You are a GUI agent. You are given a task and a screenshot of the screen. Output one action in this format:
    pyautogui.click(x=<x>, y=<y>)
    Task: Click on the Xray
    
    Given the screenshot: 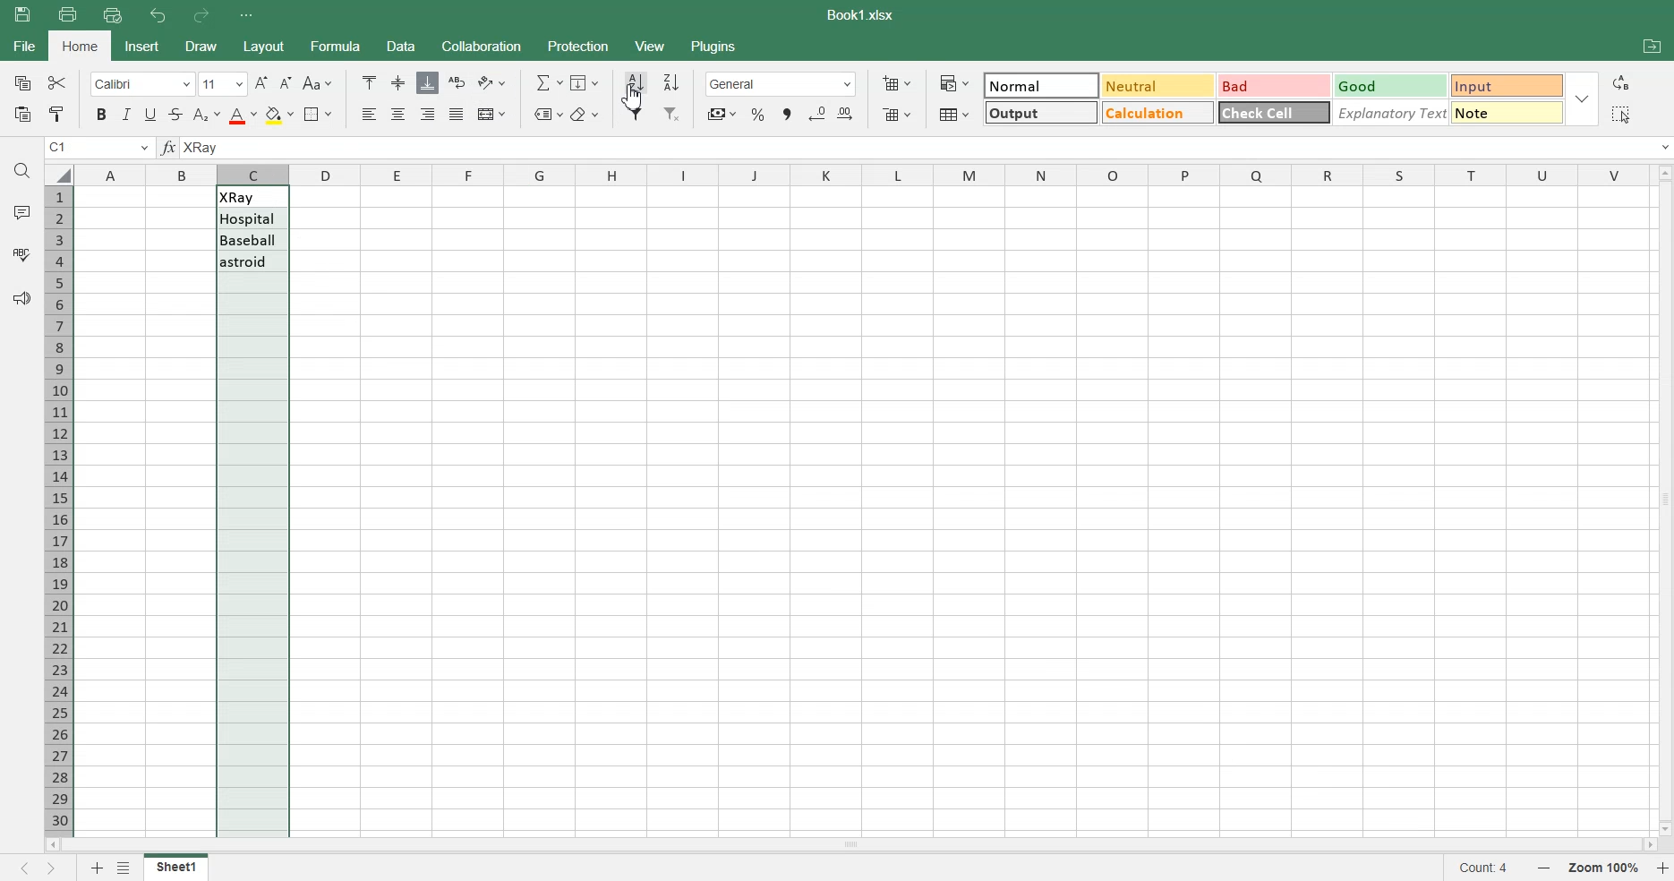 What is the action you would take?
    pyautogui.click(x=252, y=197)
    